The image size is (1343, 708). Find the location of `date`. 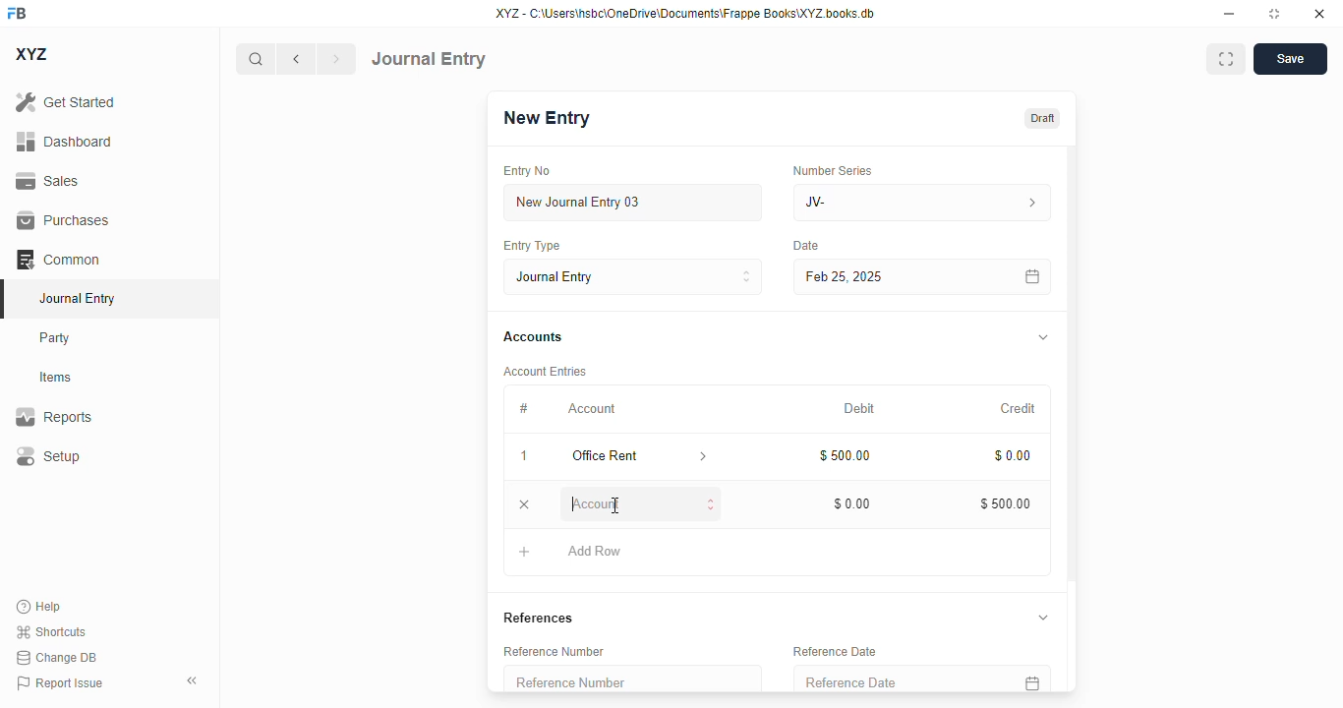

date is located at coordinates (807, 246).